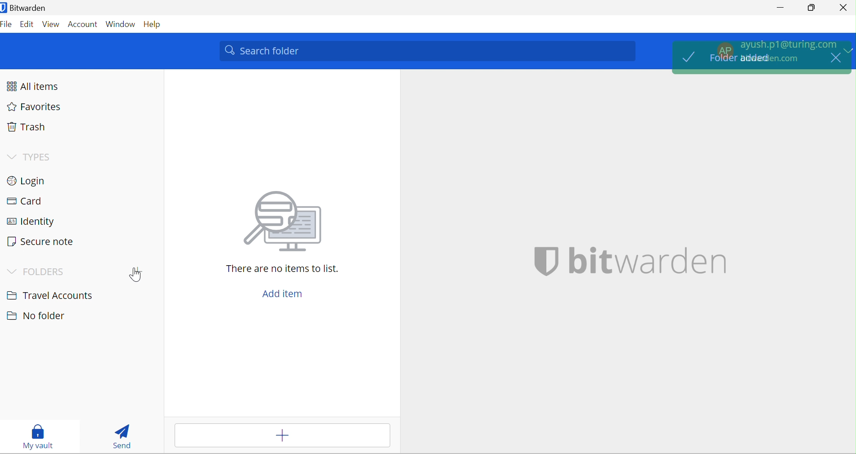 The height and width of the screenshot is (454, 856). I want to click on Edit, so click(27, 24).